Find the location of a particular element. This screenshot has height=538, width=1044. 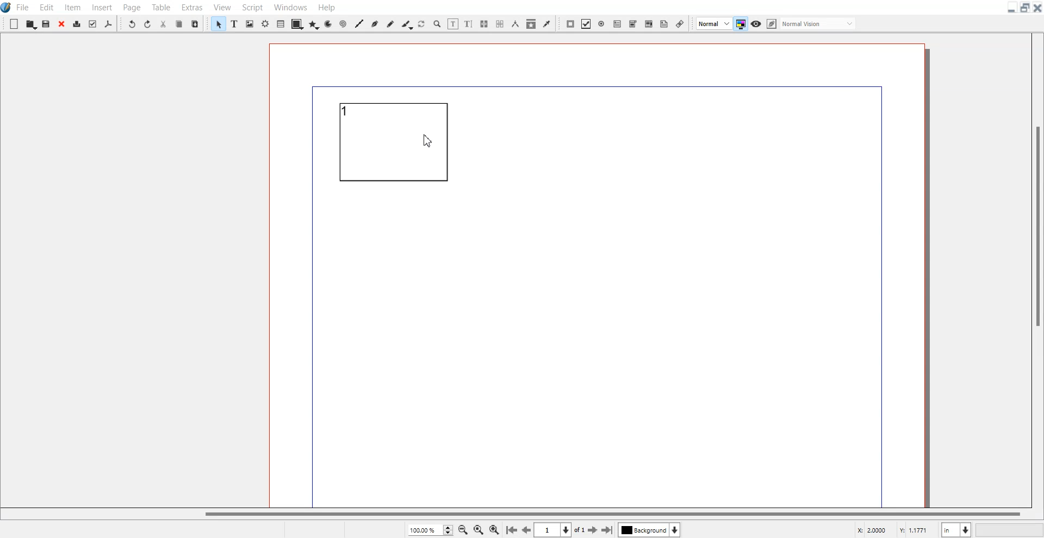

Text is located at coordinates (348, 111).